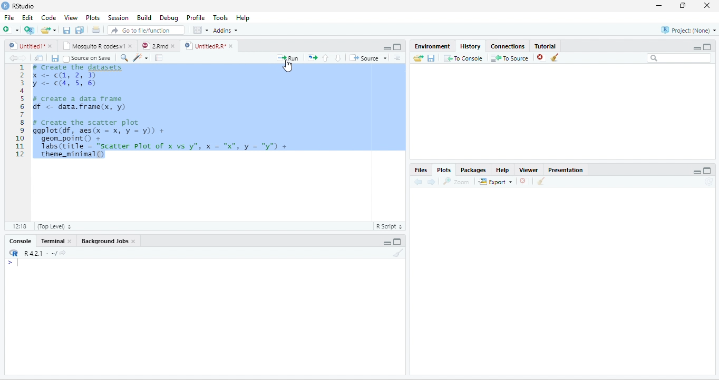  Describe the element at coordinates (708, 170) in the screenshot. I see `Maximize` at that location.